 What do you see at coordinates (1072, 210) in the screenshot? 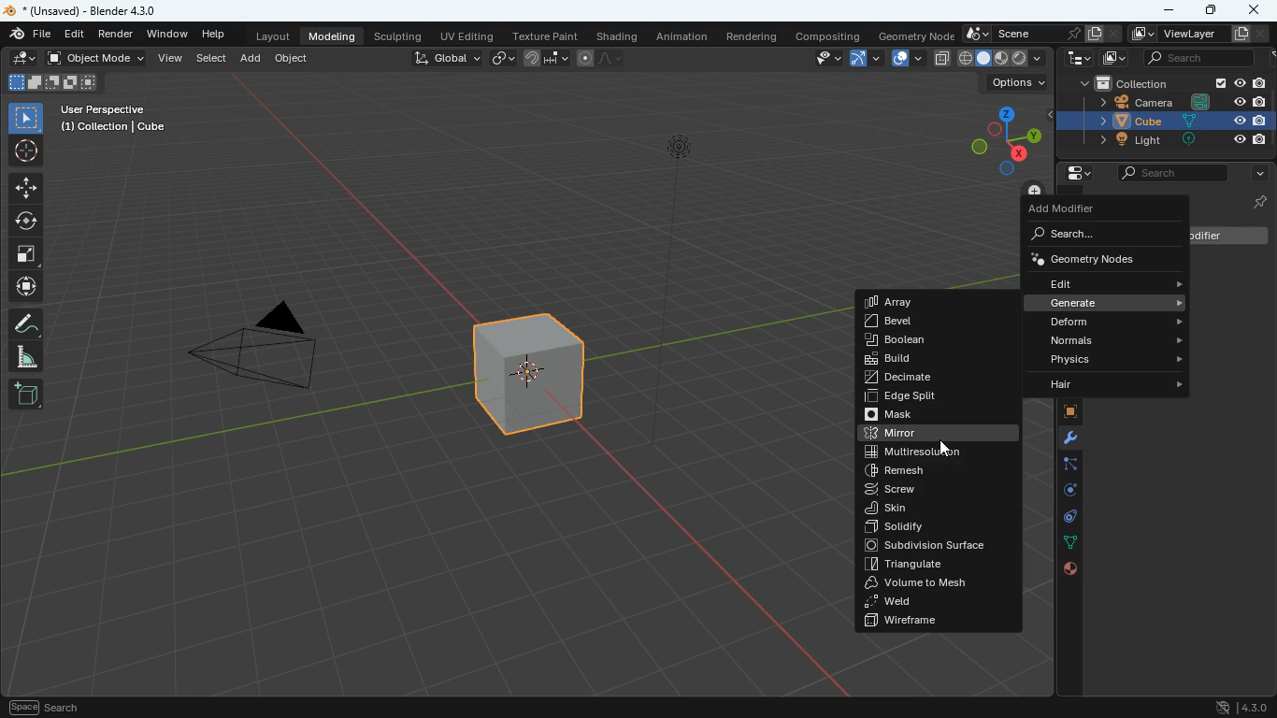
I see `add modifier` at bounding box center [1072, 210].